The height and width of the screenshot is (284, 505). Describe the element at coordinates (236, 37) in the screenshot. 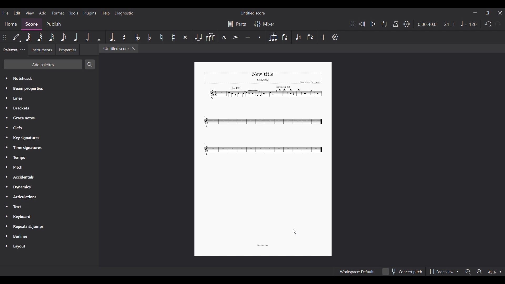

I see `Accent` at that location.